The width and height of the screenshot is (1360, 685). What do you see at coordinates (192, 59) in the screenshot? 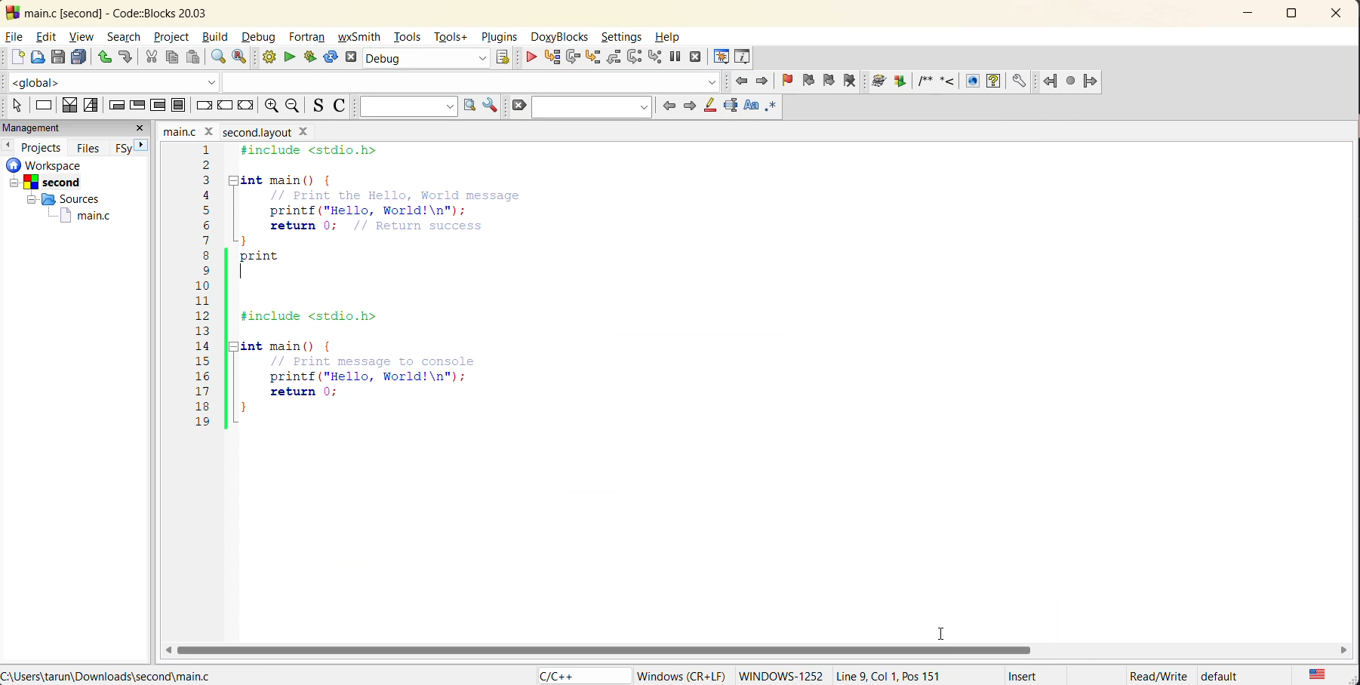
I see `paste` at bounding box center [192, 59].